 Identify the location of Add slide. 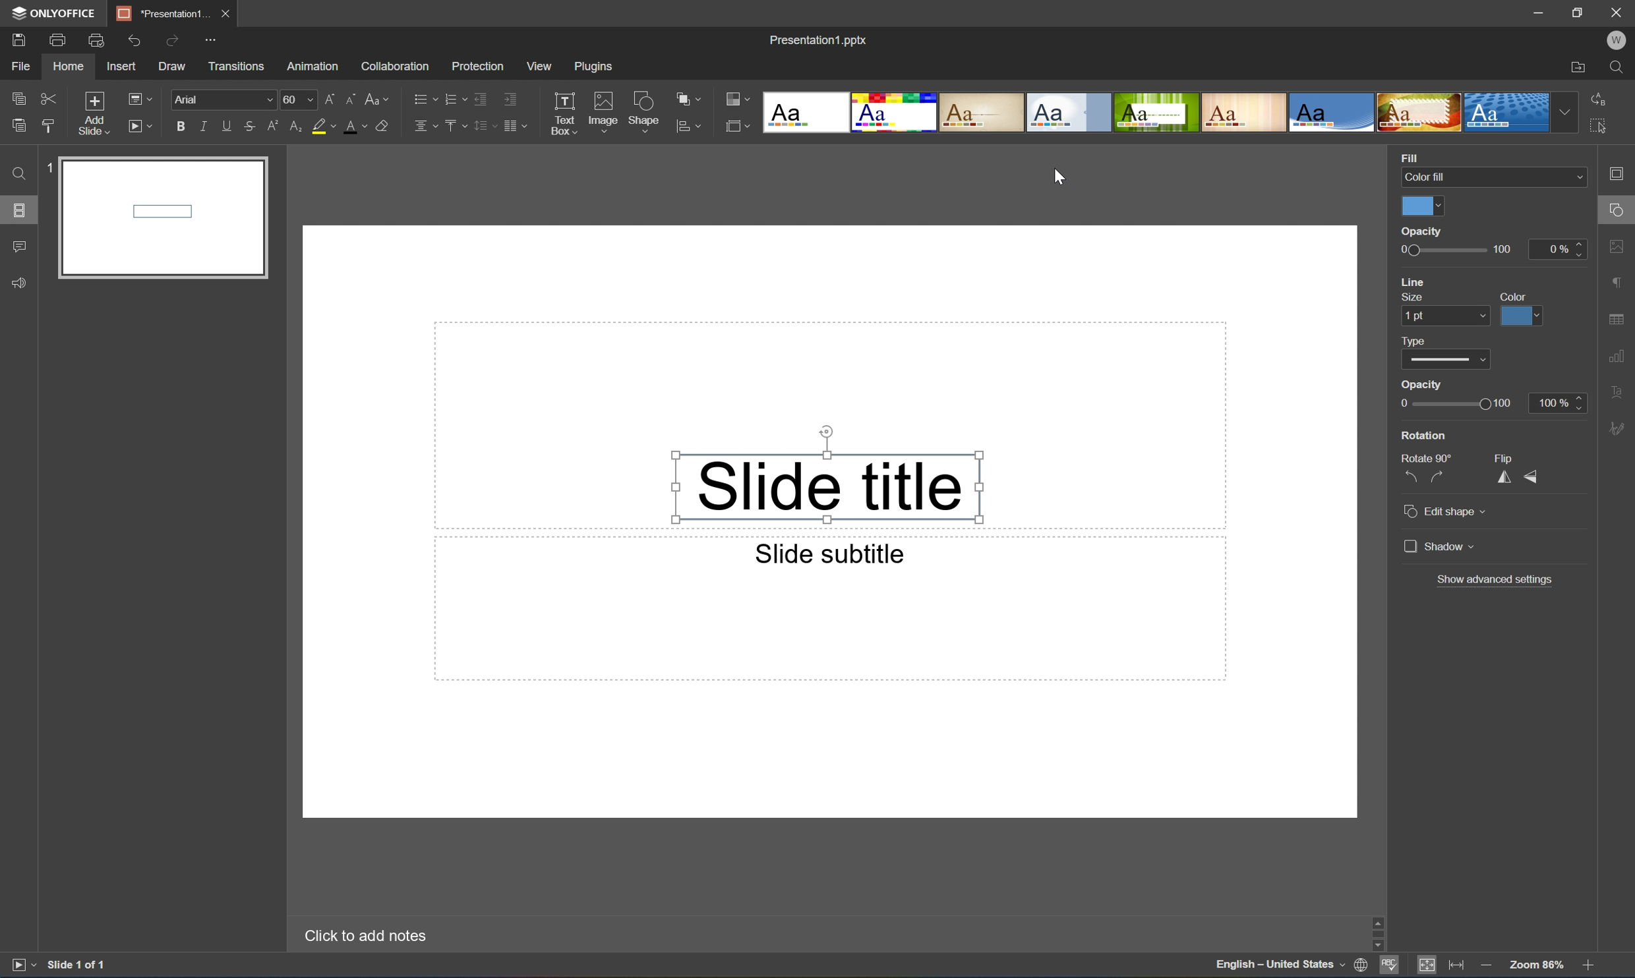
(91, 112).